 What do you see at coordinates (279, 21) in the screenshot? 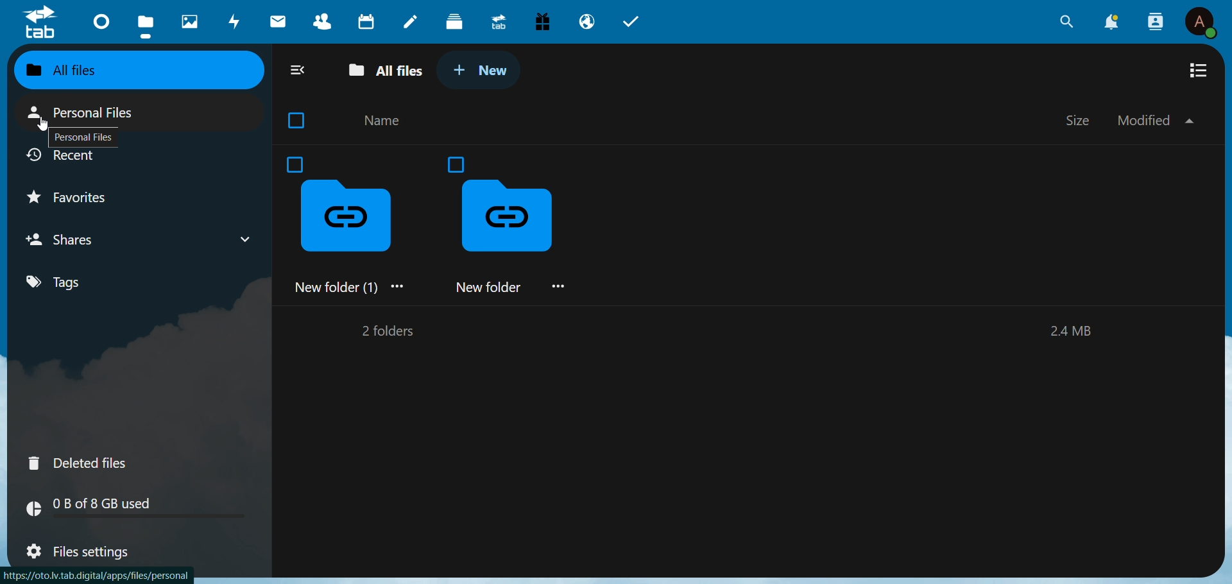
I see `mail` at bounding box center [279, 21].